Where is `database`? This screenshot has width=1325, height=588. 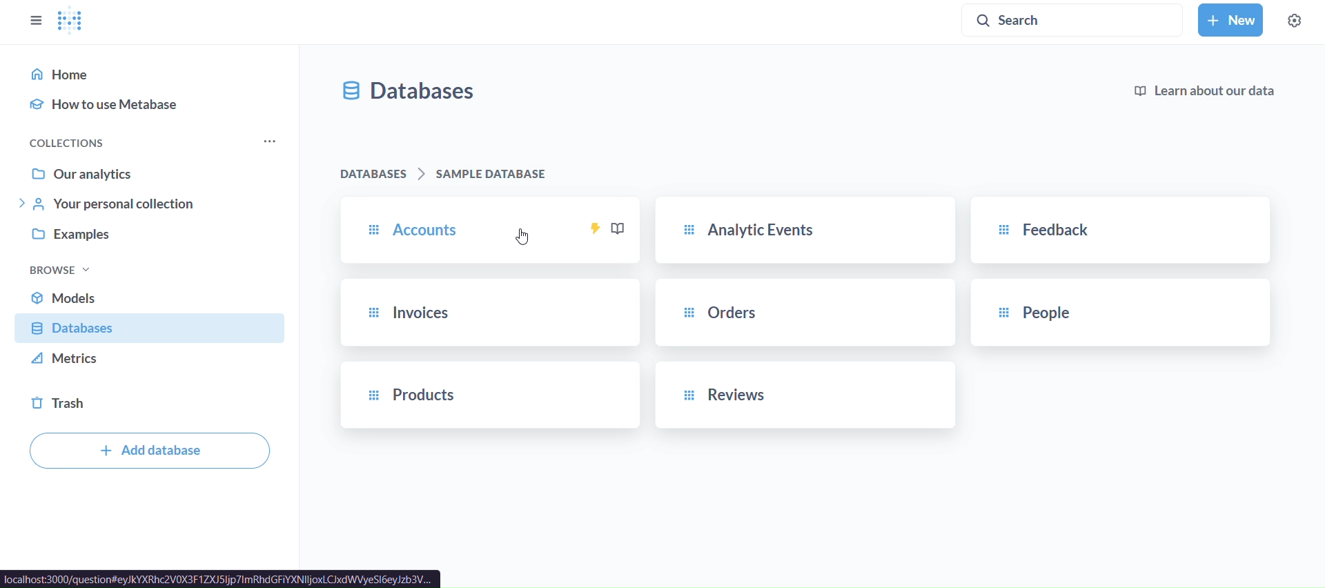 database is located at coordinates (415, 92).